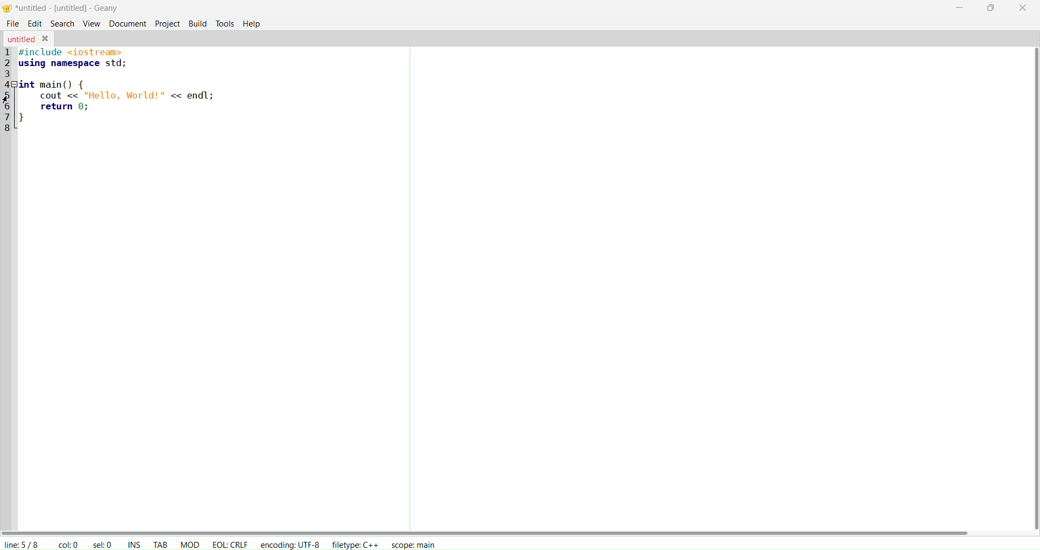 The height and width of the screenshot is (550, 1040). I want to click on encoding: UTF-8, so click(290, 545).